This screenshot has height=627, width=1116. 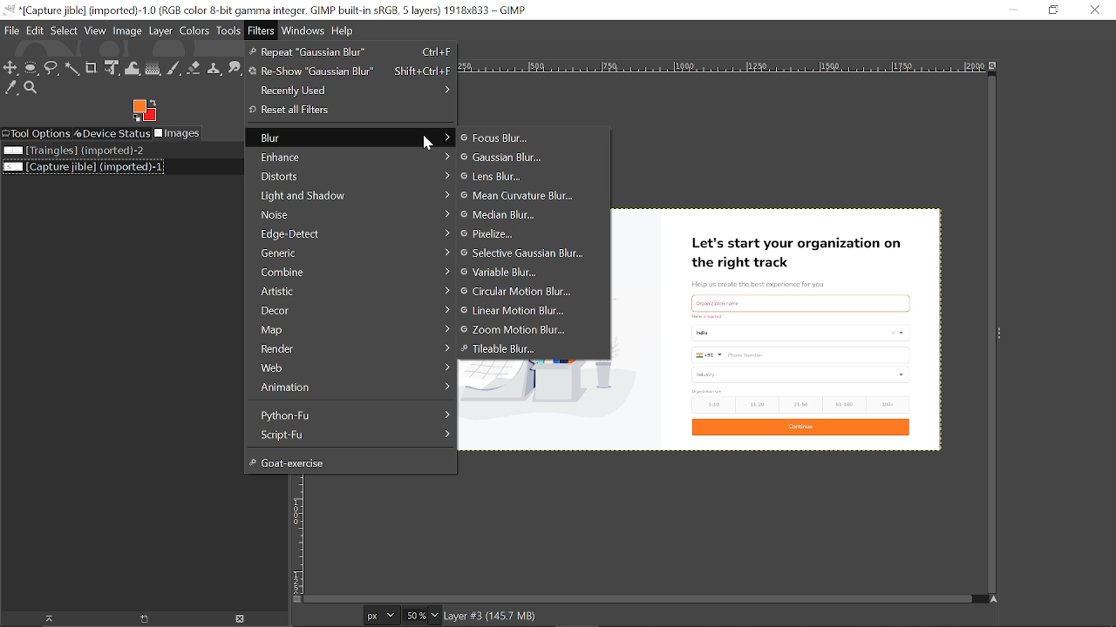 What do you see at coordinates (515, 177) in the screenshot?
I see `Lens Blur` at bounding box center [515, 177].